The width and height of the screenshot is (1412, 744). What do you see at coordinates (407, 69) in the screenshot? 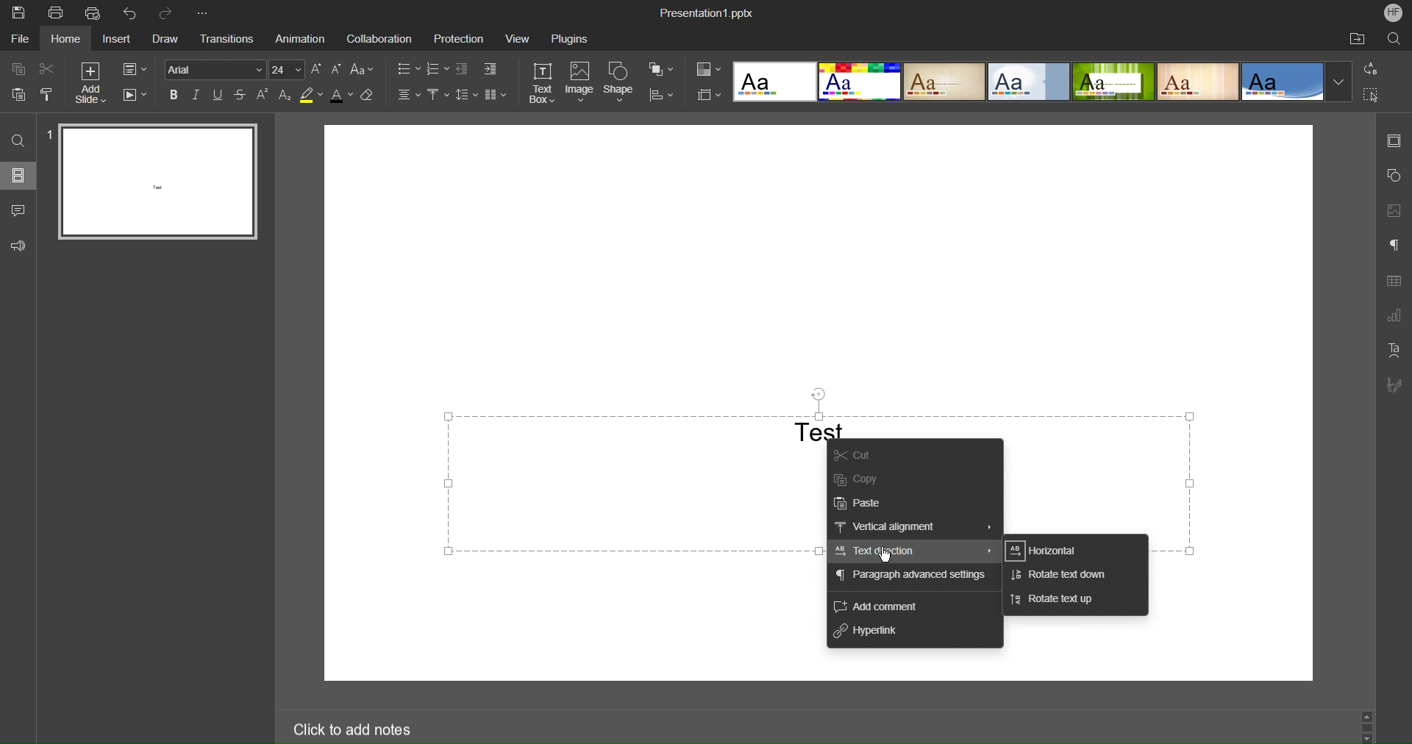
I see `Bullet List` at bounding box center [407, 69].